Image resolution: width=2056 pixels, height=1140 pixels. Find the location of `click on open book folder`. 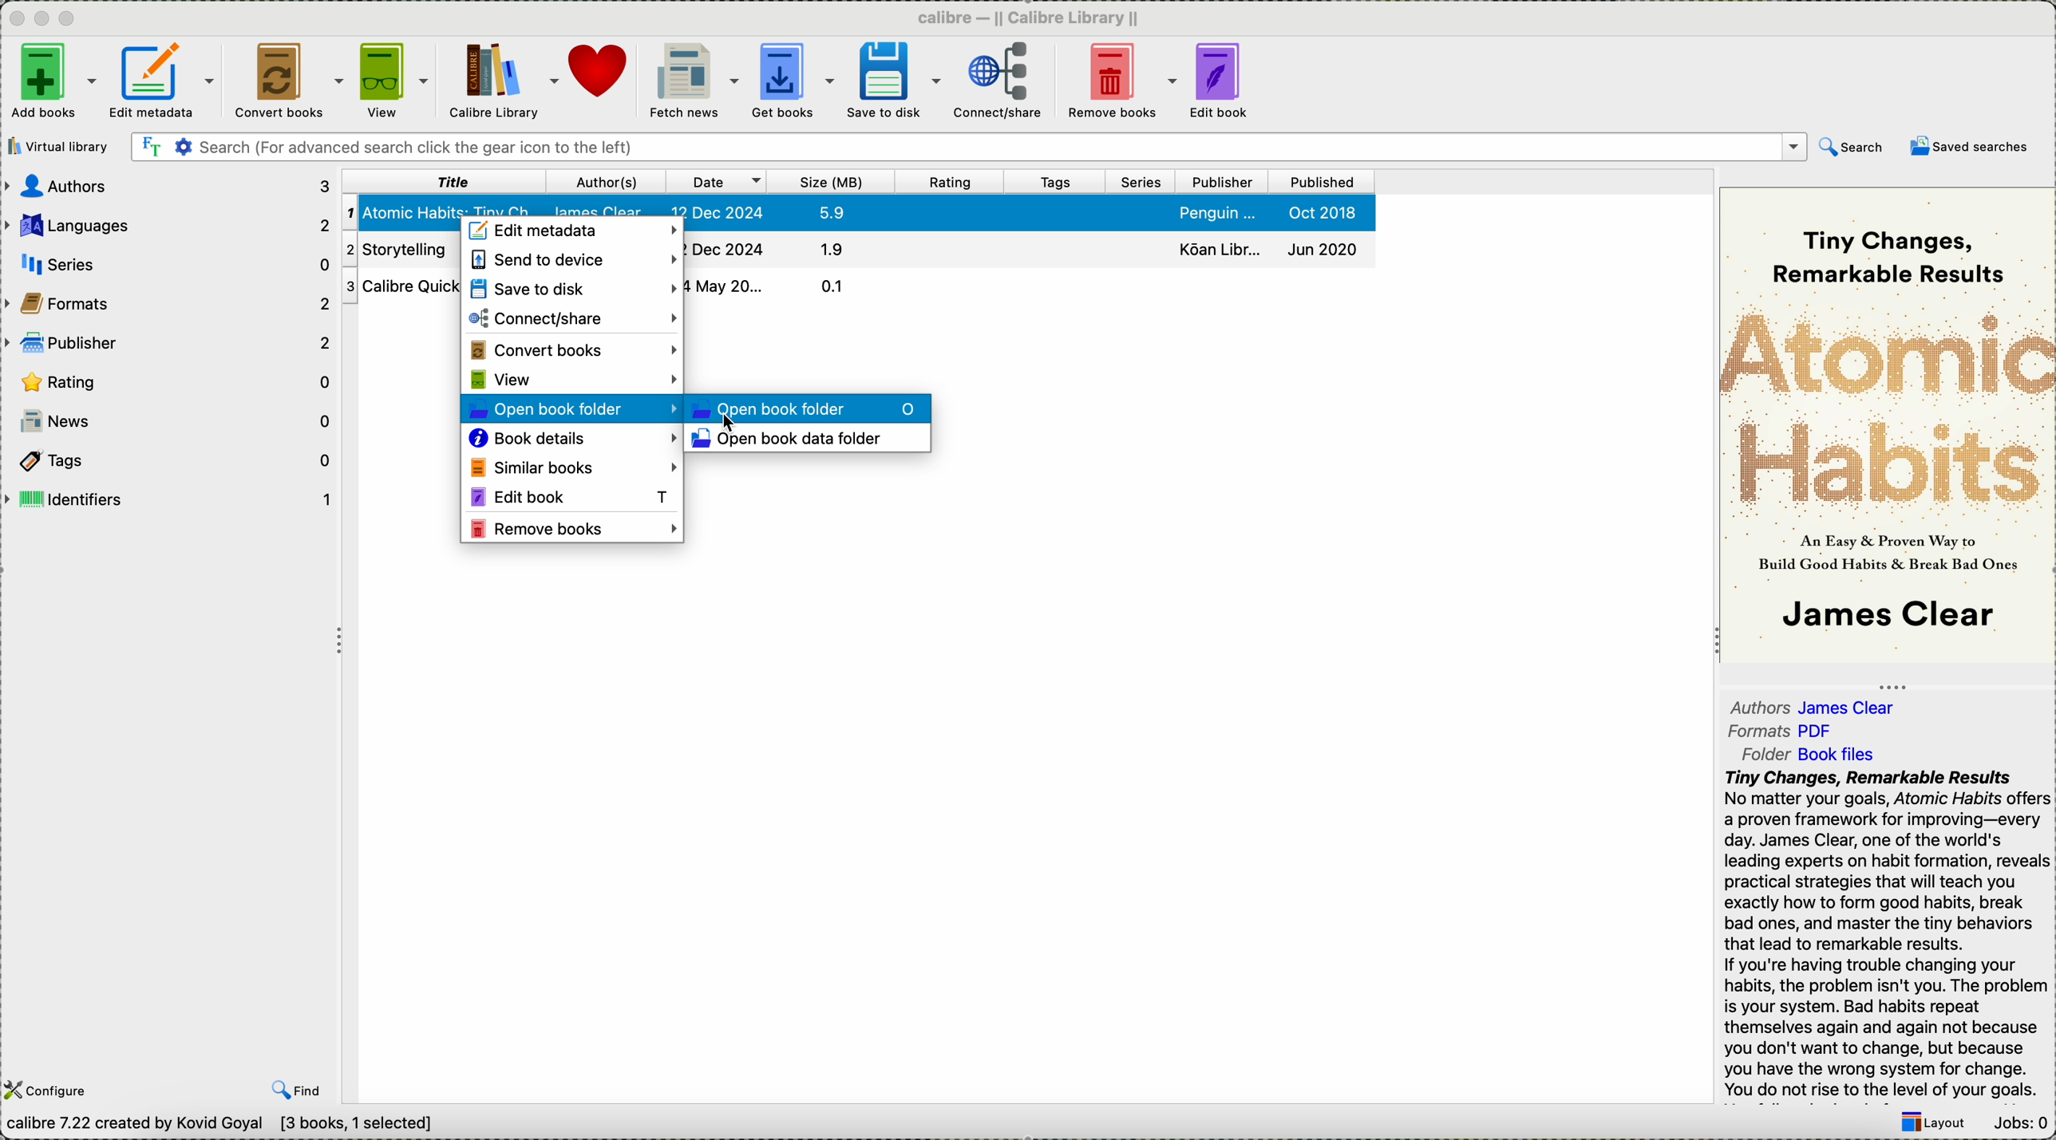

click on open book folder is located at coordinates (809, 408).